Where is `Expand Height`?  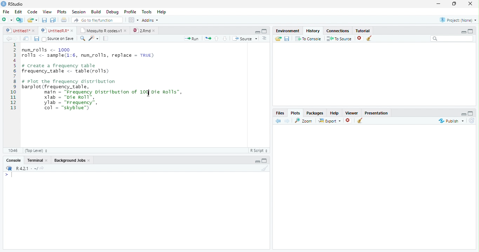 Expand Height is located at coordinates (265, 161).